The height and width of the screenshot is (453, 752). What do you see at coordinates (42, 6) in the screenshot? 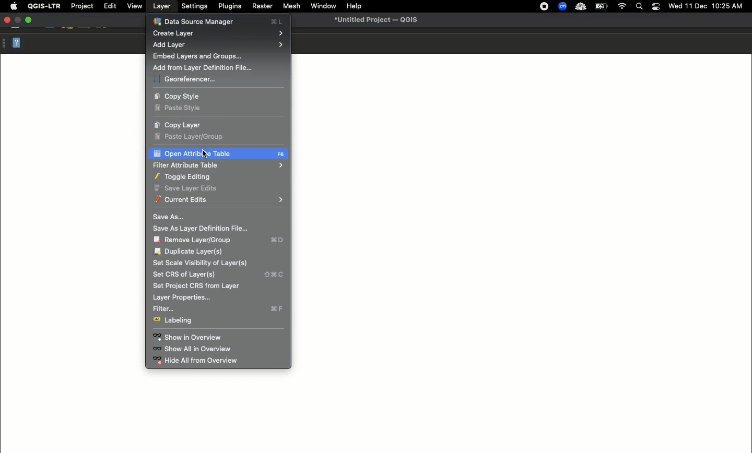
I see `QGIS-LTR` at bounding box center [42, 6].